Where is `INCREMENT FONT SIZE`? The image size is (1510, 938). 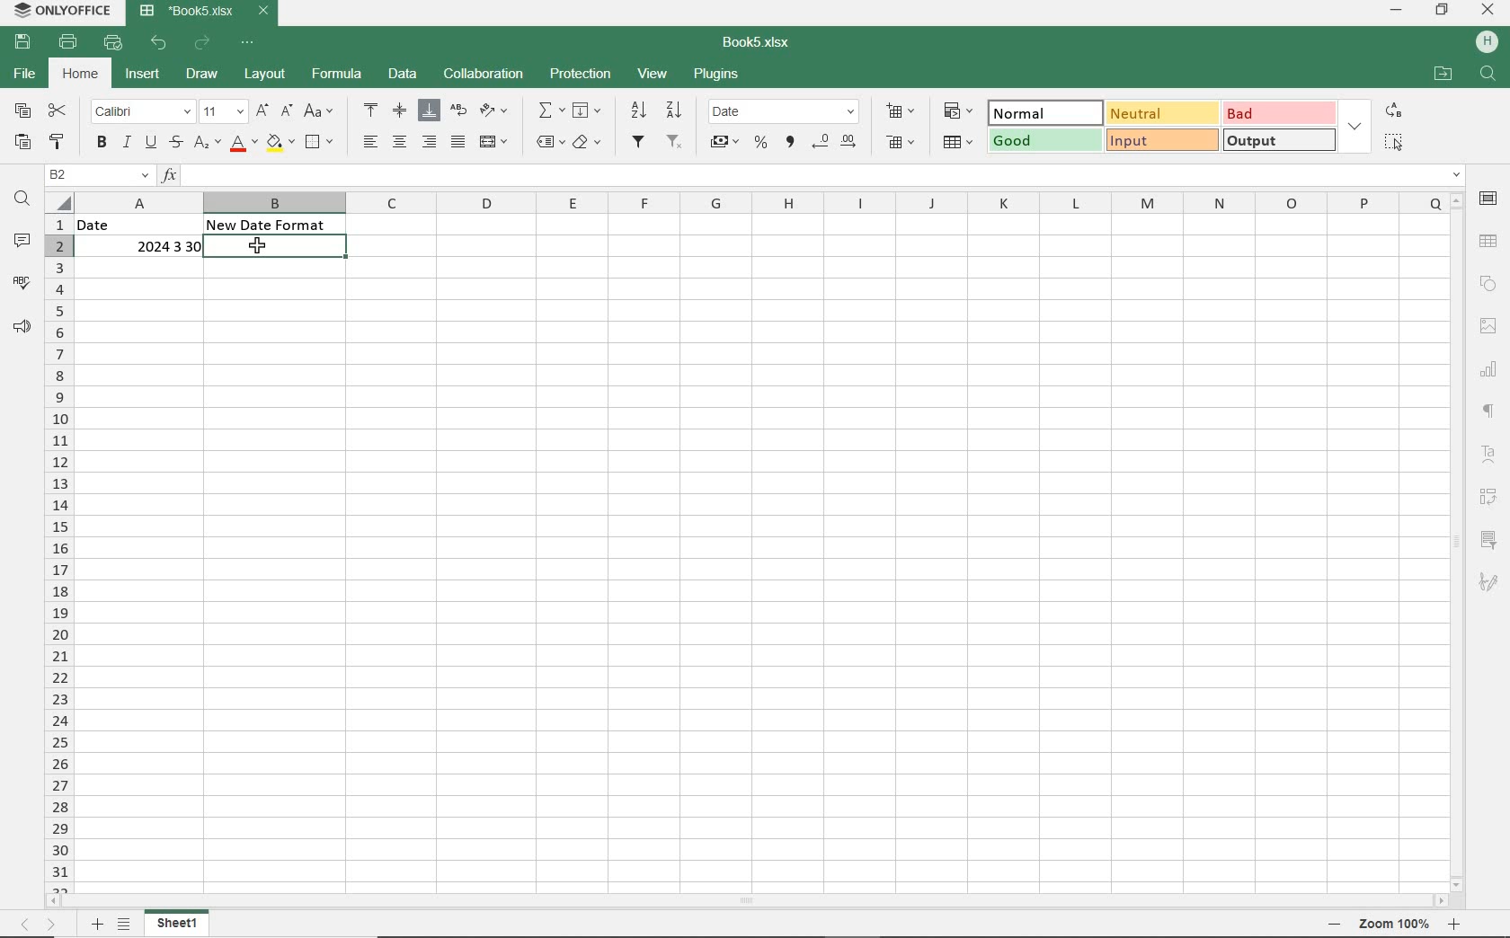
INCREMENT FONT SIZE is located at coordinates (264, 111).